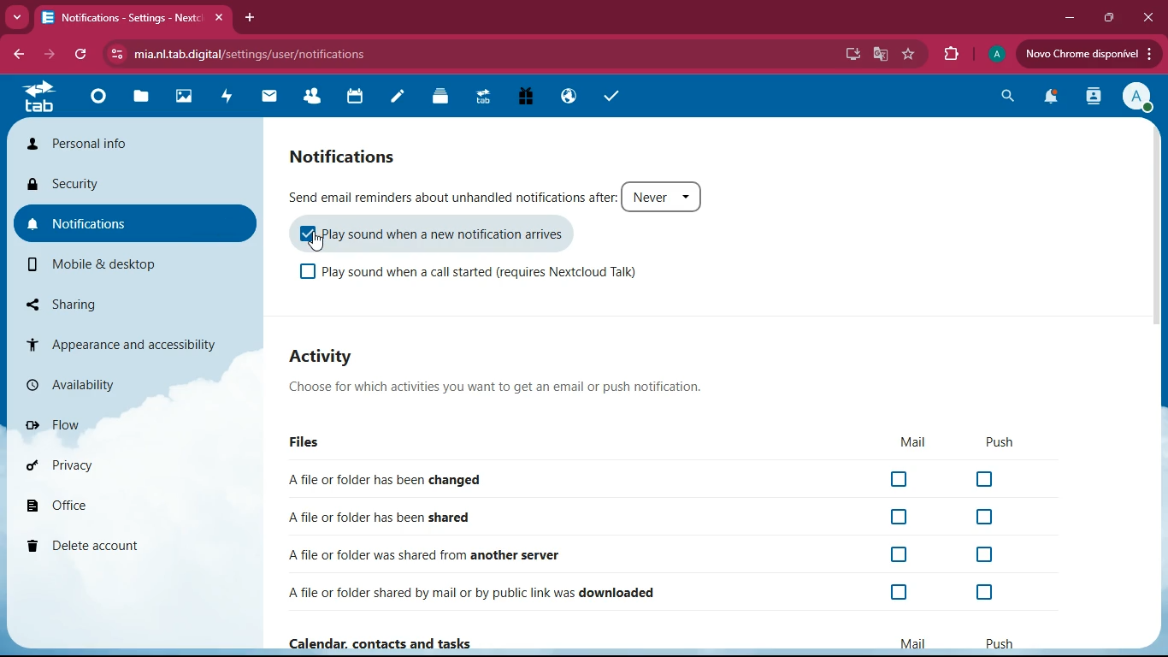  I want to click on flow, so click(122, 424).